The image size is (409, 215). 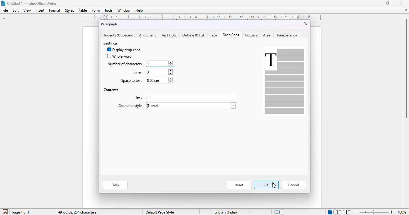 I want to click on maximize, so click(x=388, y=3).